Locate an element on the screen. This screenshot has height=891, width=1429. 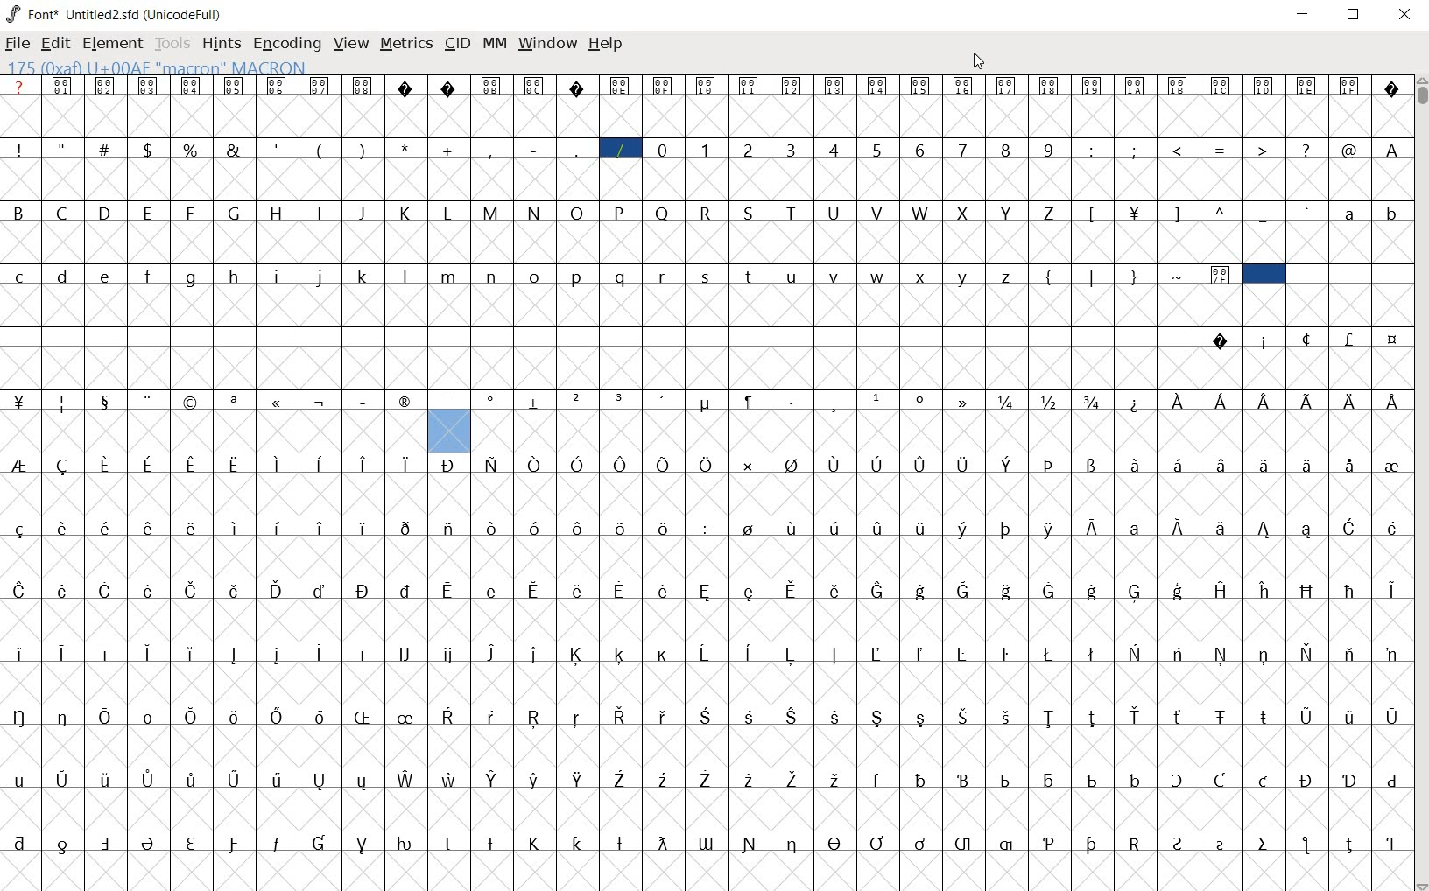
Symbol is located at coordinates (494, 715).